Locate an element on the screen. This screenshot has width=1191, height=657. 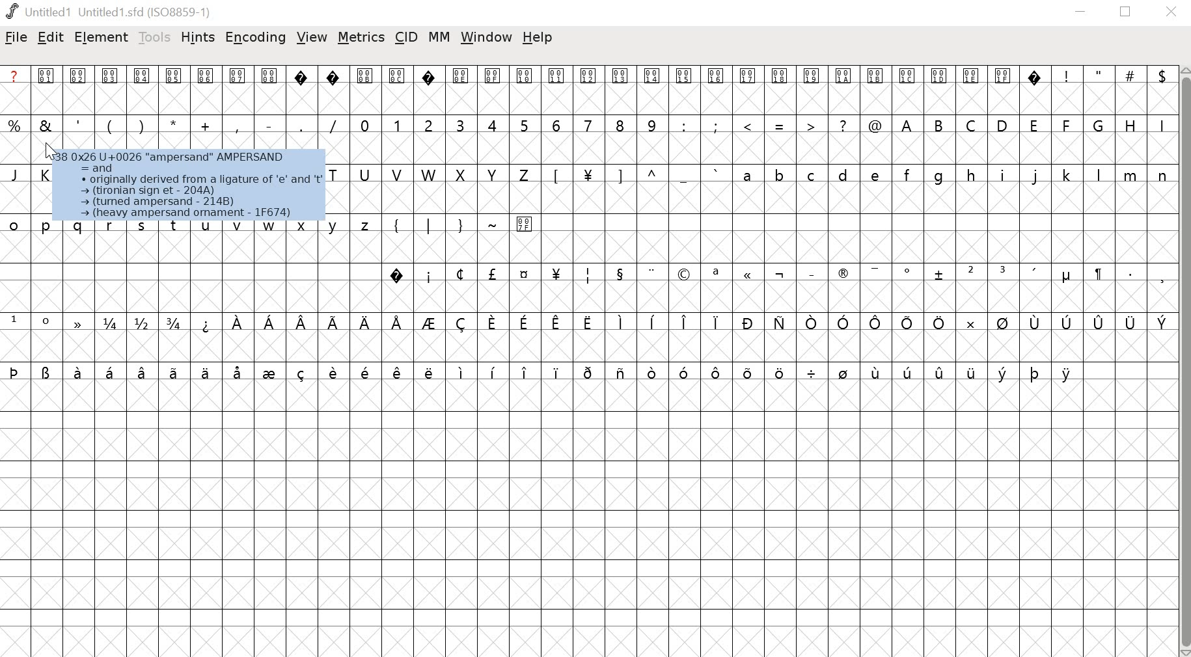
. is located at coordinates (300, 124).